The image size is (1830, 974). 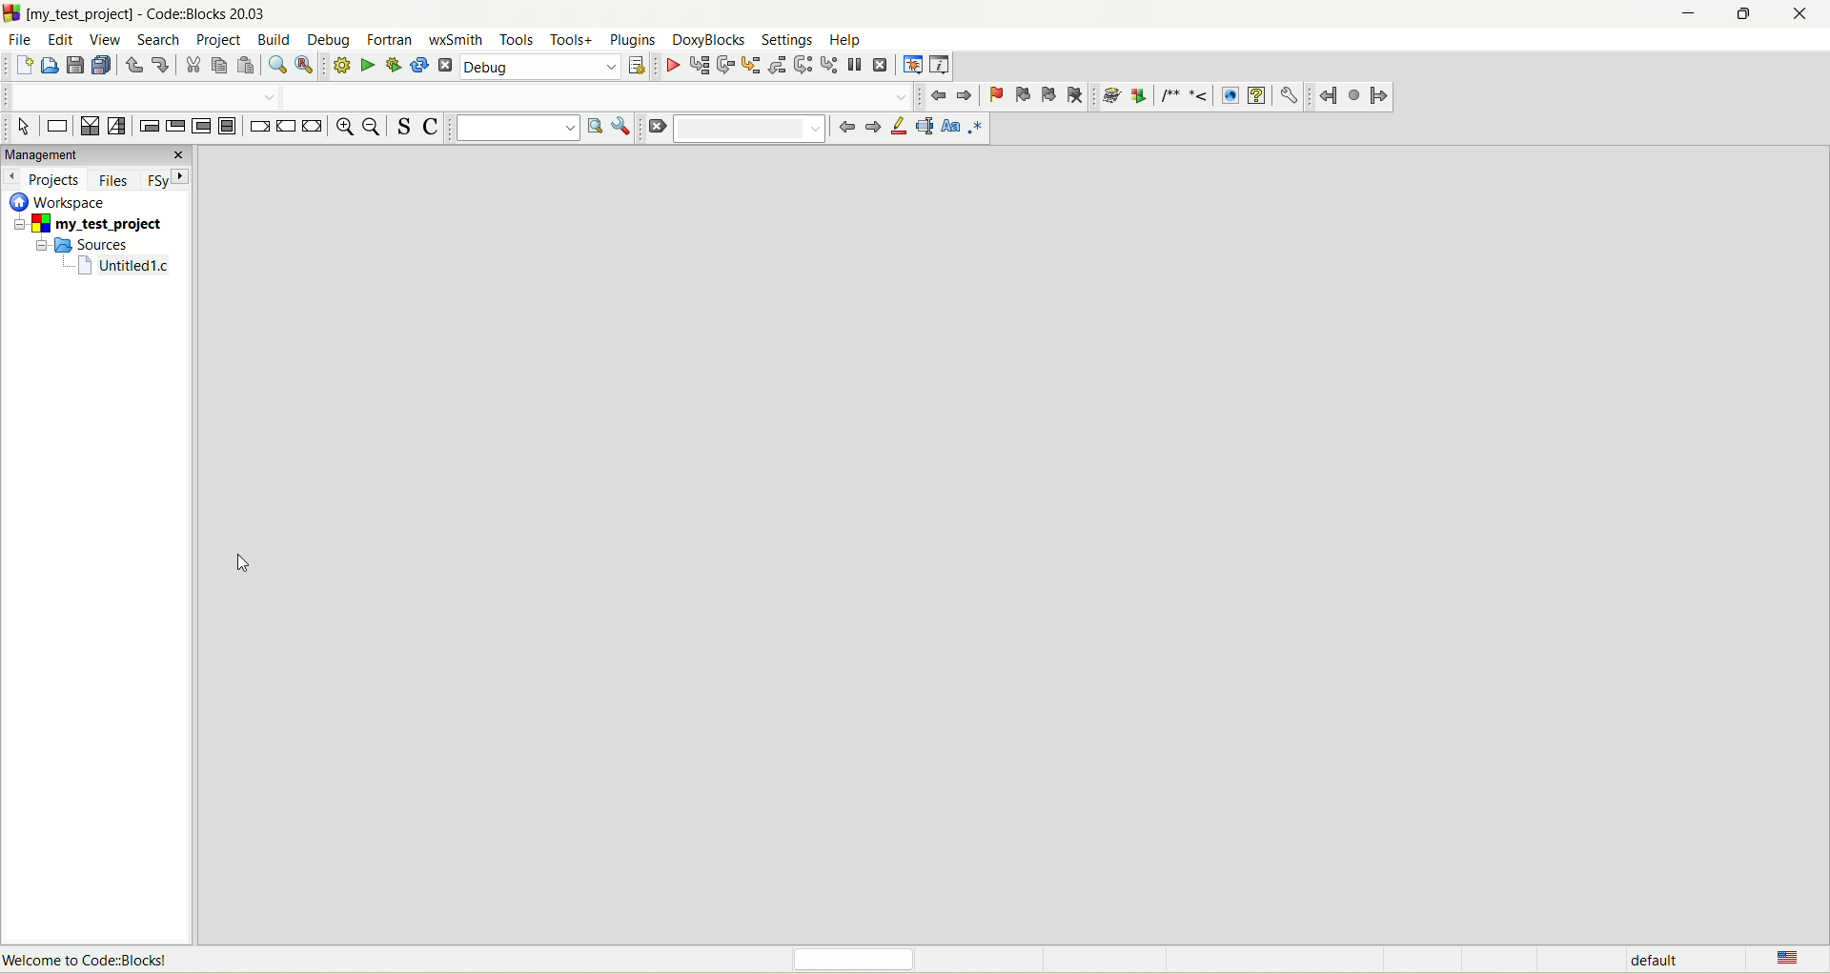 What do you see at coordinates (333, 41) in the screenshot?
I see `debug` at bounding box center [333, 41].